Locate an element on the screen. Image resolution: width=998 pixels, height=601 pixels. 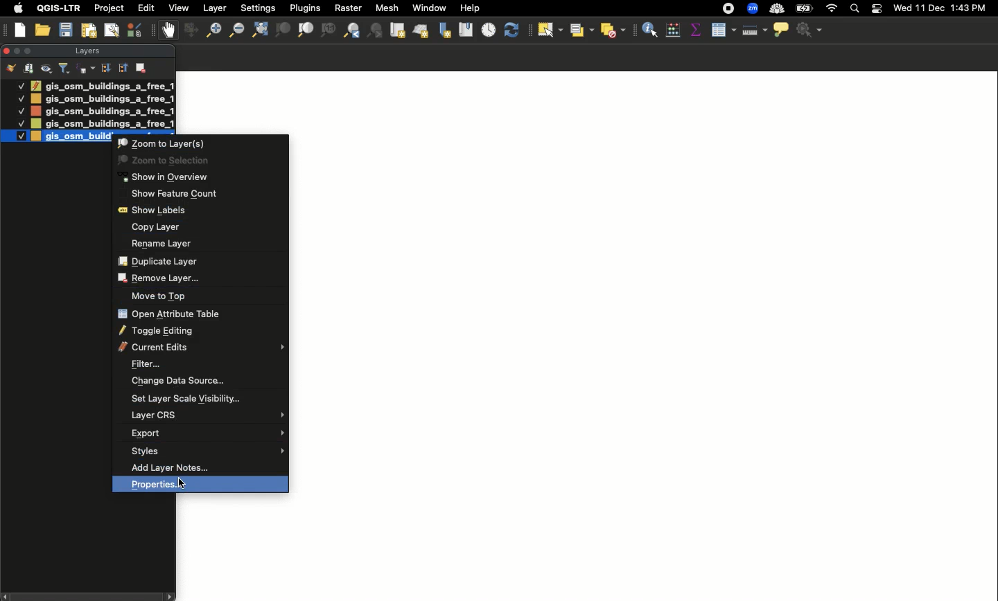
Zoom to layer(s) is located at coordinates (202, 143).